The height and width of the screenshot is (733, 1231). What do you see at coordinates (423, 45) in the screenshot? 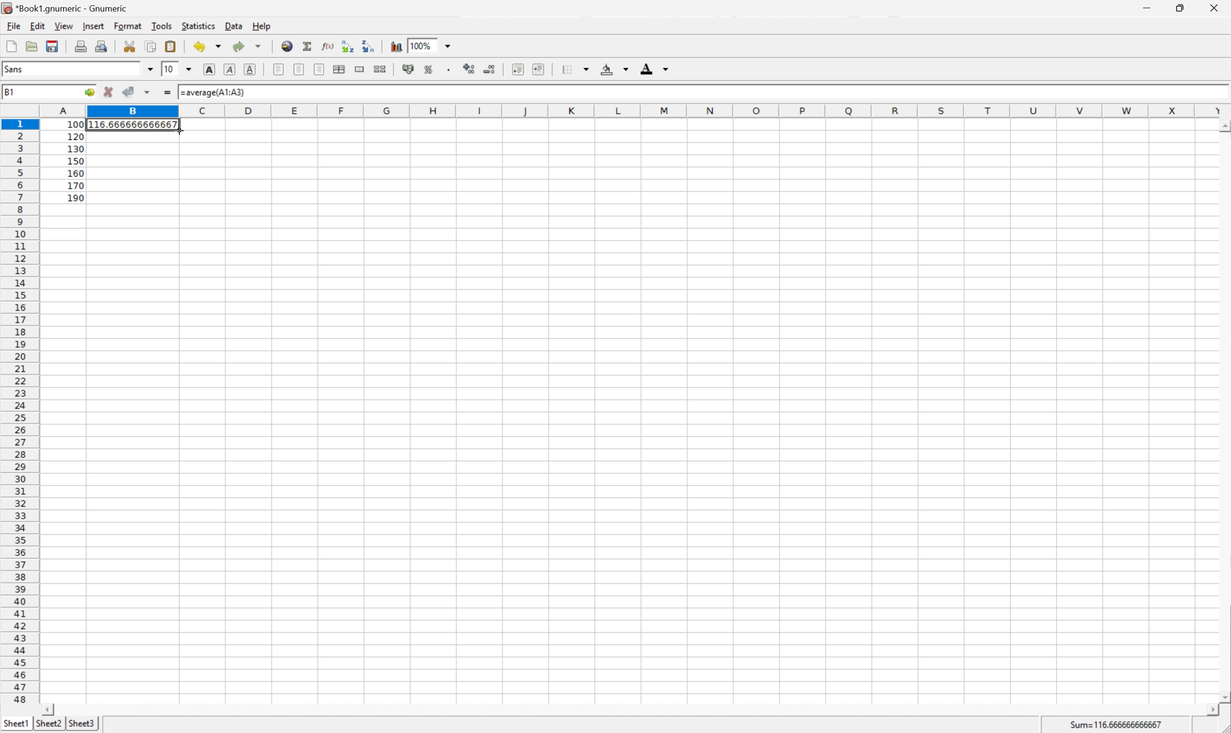
I see `100%` at bounding box center [423, 45].